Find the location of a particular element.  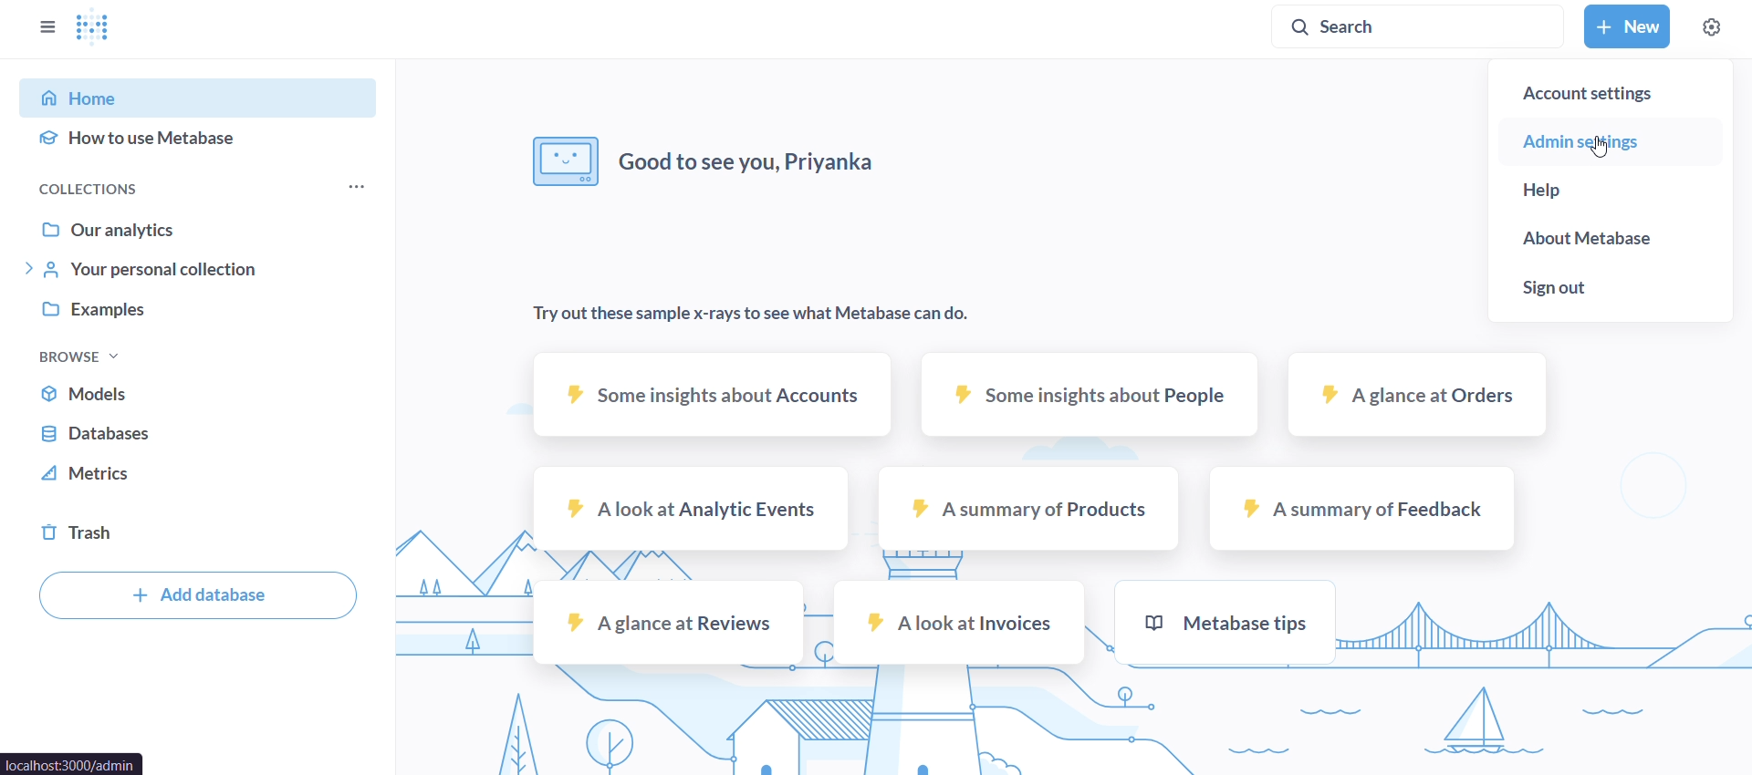

some insights about accounts is located at coordinates (706, 394).